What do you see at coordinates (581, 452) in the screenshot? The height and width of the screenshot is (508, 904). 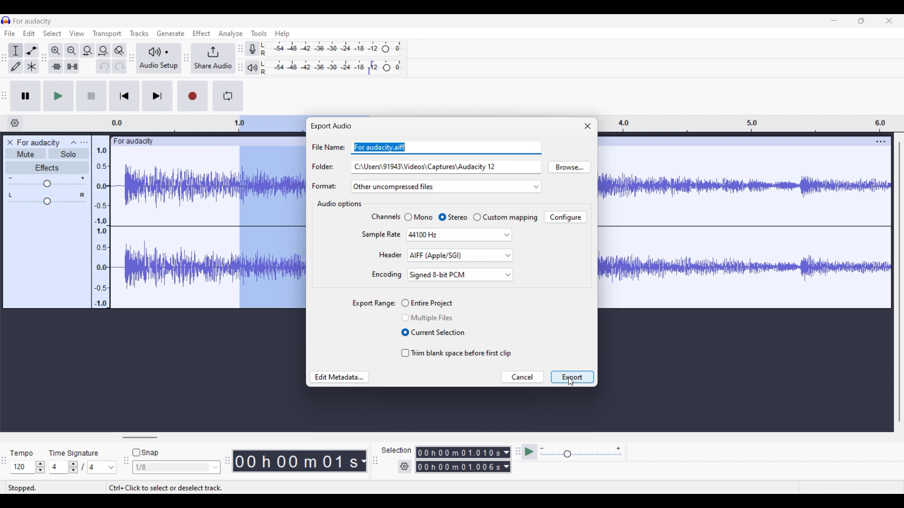 I see `Playback speed scale` at bounding box center [581, 452].